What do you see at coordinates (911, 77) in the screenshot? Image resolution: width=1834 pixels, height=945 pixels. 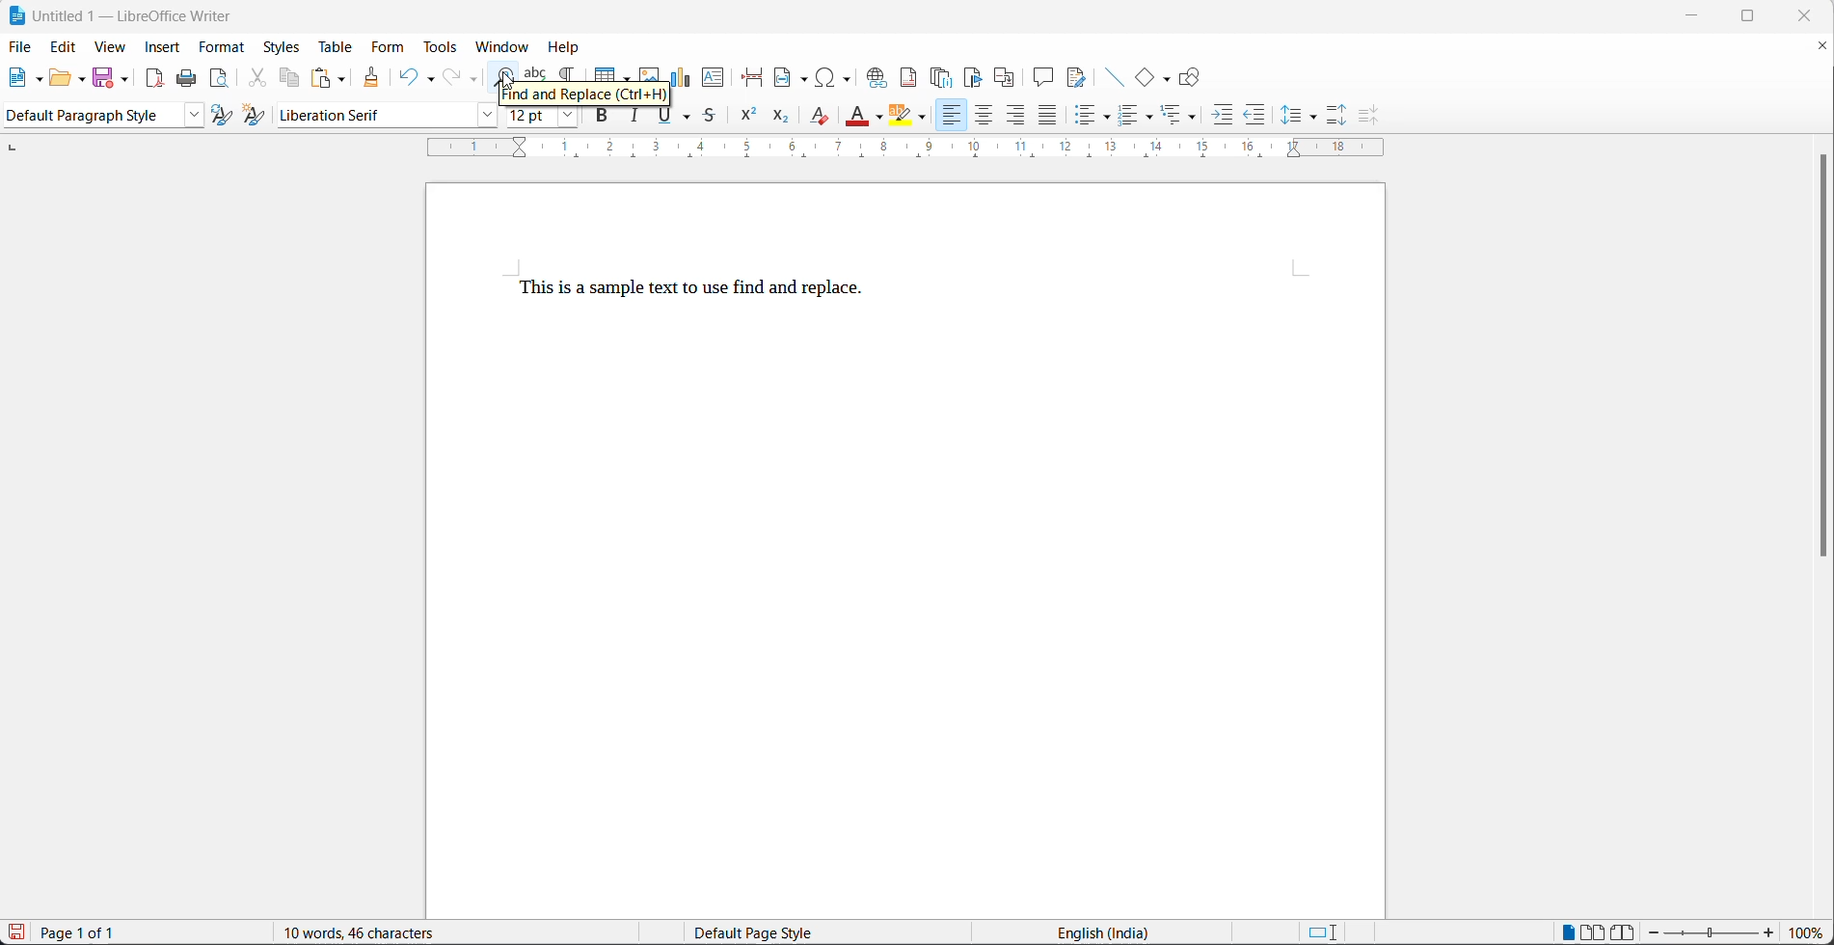 I see `insert footnote` at bounding box center [911, 77].